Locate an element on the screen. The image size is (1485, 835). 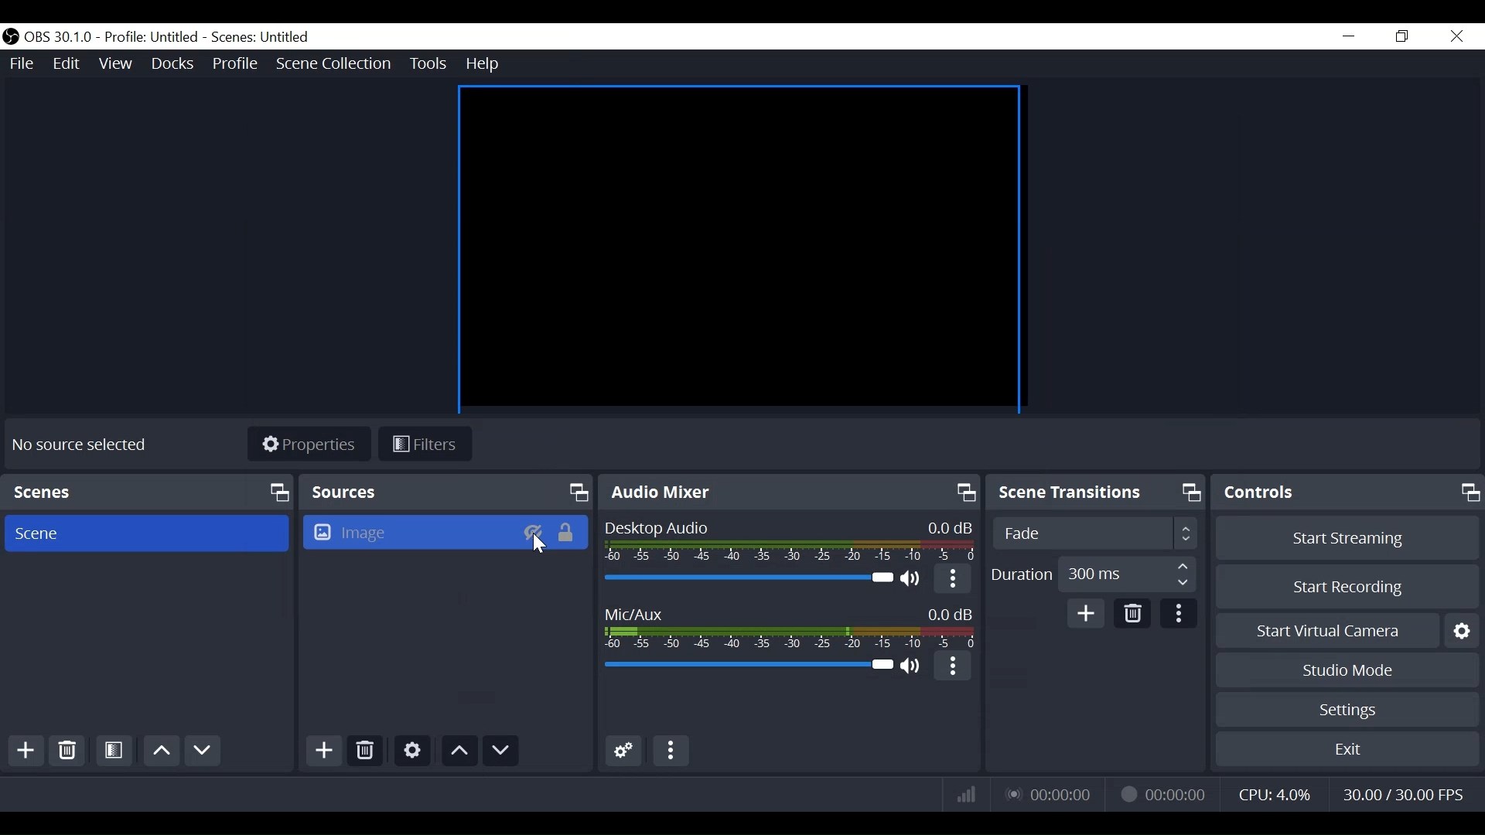
Desktop Audio is located at coordinates (788, 540).